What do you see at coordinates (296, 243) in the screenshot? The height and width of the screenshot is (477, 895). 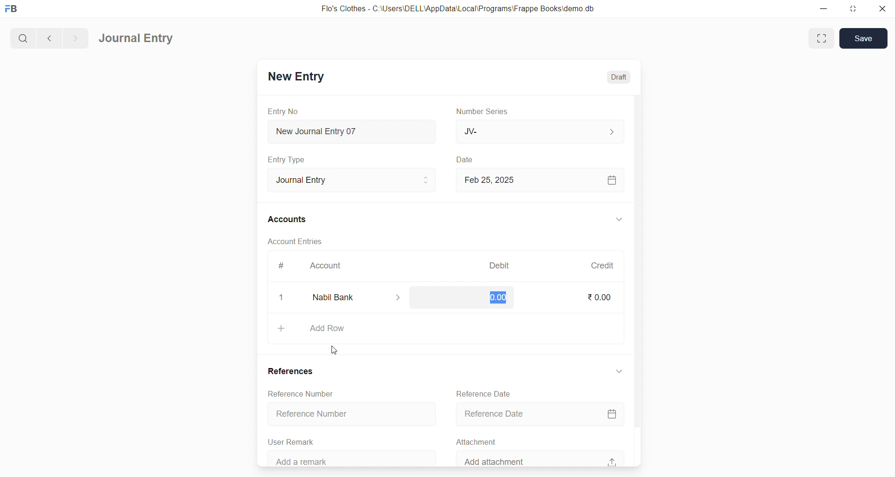 I see `Account Entries` at bounding box center [296, 243].